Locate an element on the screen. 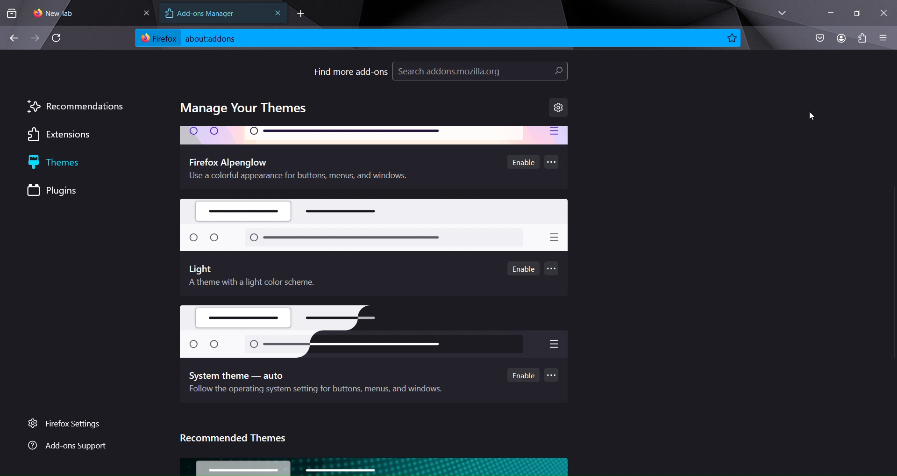 The image size is (897, 476). ... is located at coordinates (552, 269).